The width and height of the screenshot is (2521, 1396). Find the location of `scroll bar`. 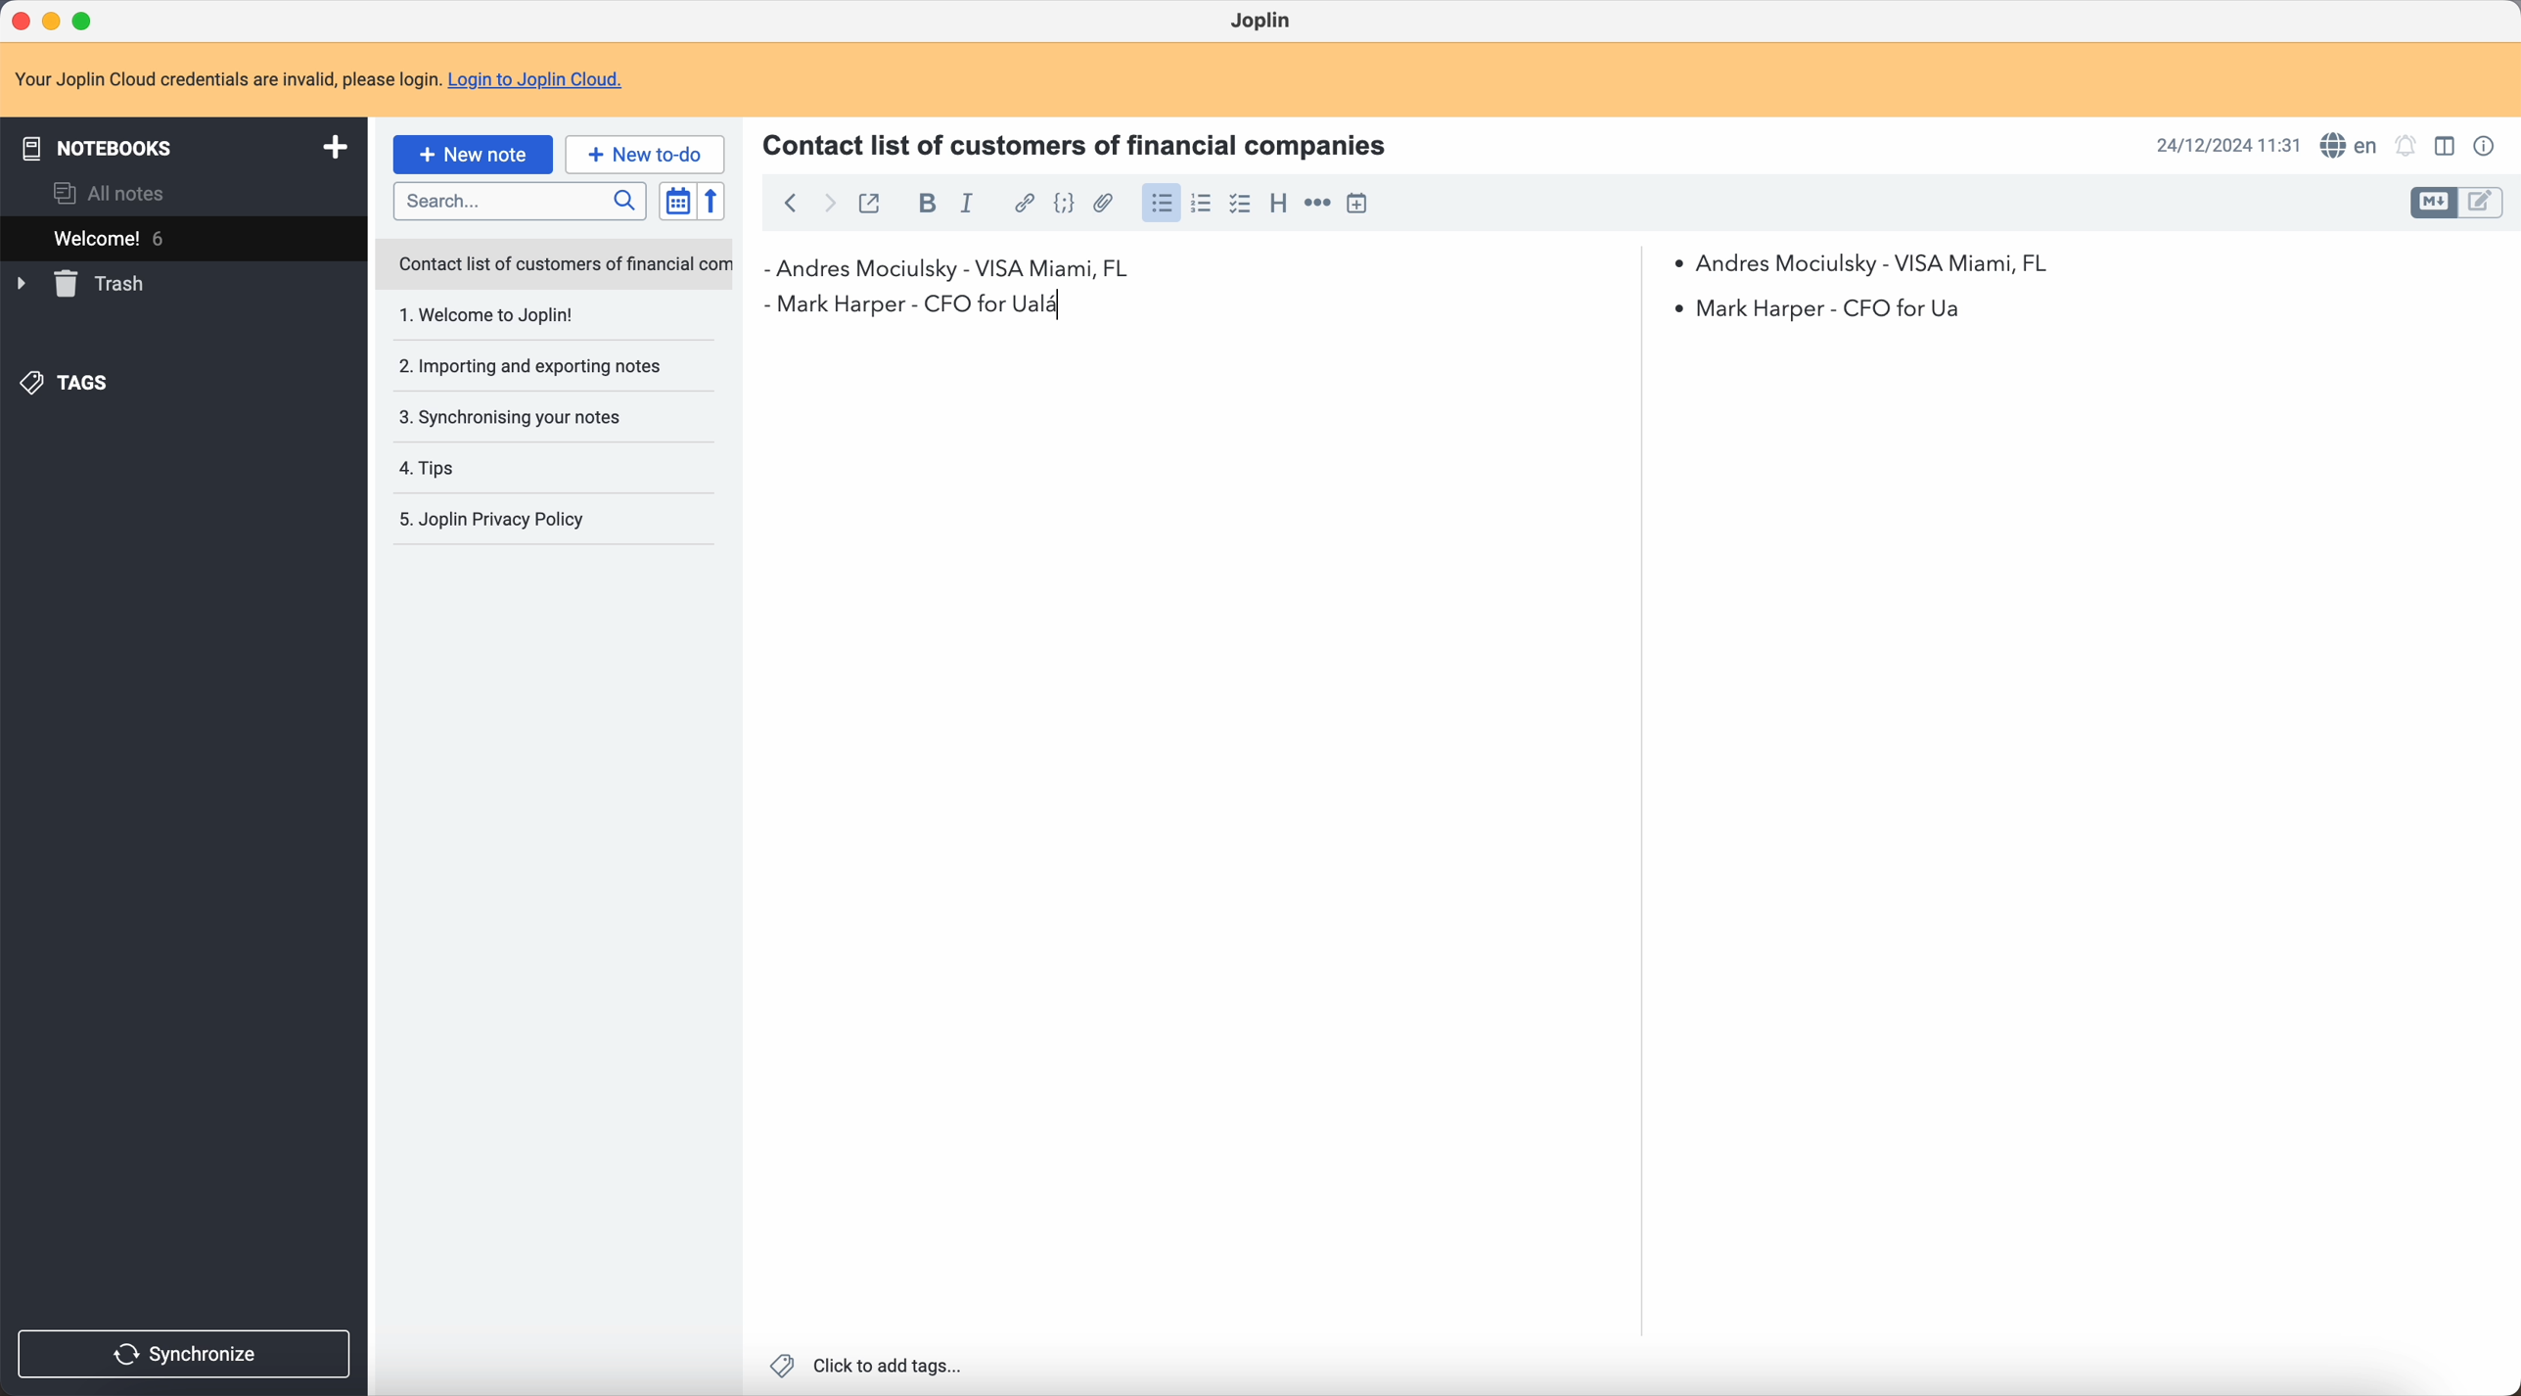

scroll bar is located at coordinates (2505, 439).